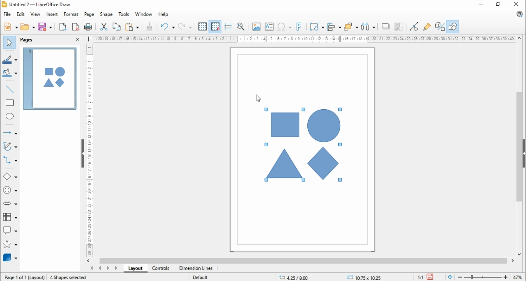  I want to click on page 1, so click(50, 79).